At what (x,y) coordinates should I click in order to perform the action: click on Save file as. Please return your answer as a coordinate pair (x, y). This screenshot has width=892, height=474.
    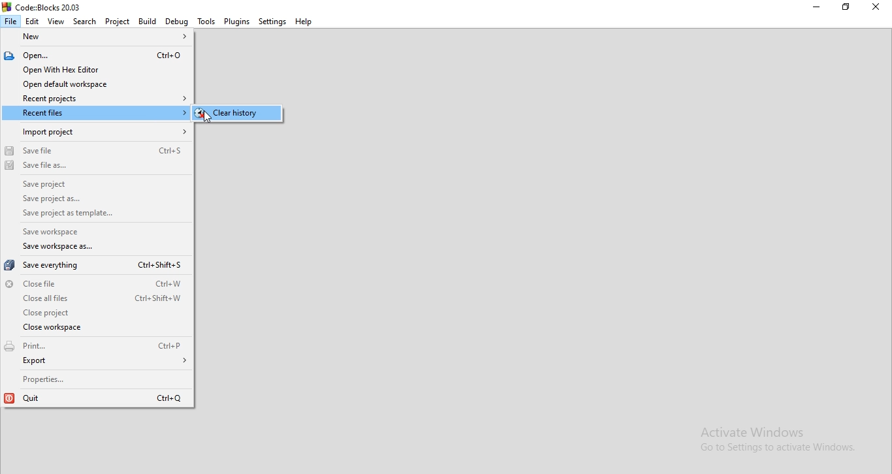
    Looking at the image, I should click on (98, 170).